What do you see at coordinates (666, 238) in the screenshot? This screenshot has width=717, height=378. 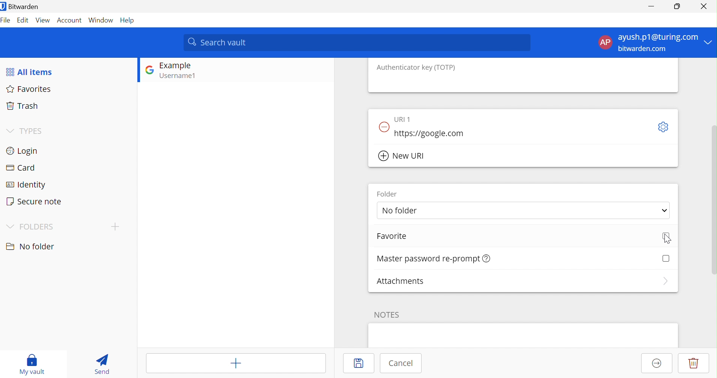 I see `Cursor` at bounding box center [666, 238].